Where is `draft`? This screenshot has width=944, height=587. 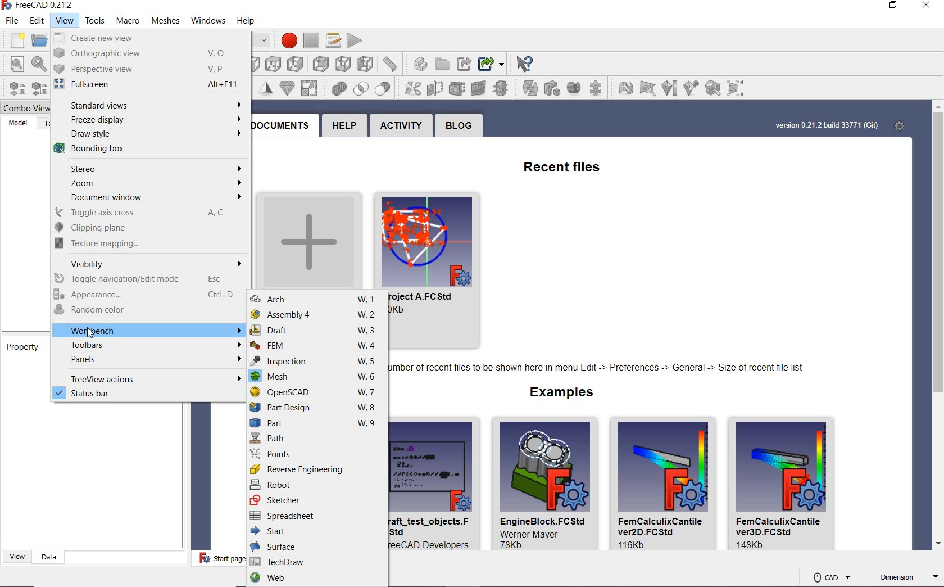
draft is located at coordinates (314, 331).